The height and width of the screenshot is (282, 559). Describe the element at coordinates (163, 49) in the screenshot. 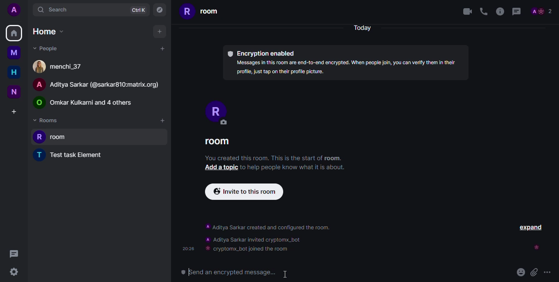

I see `add` at that location.